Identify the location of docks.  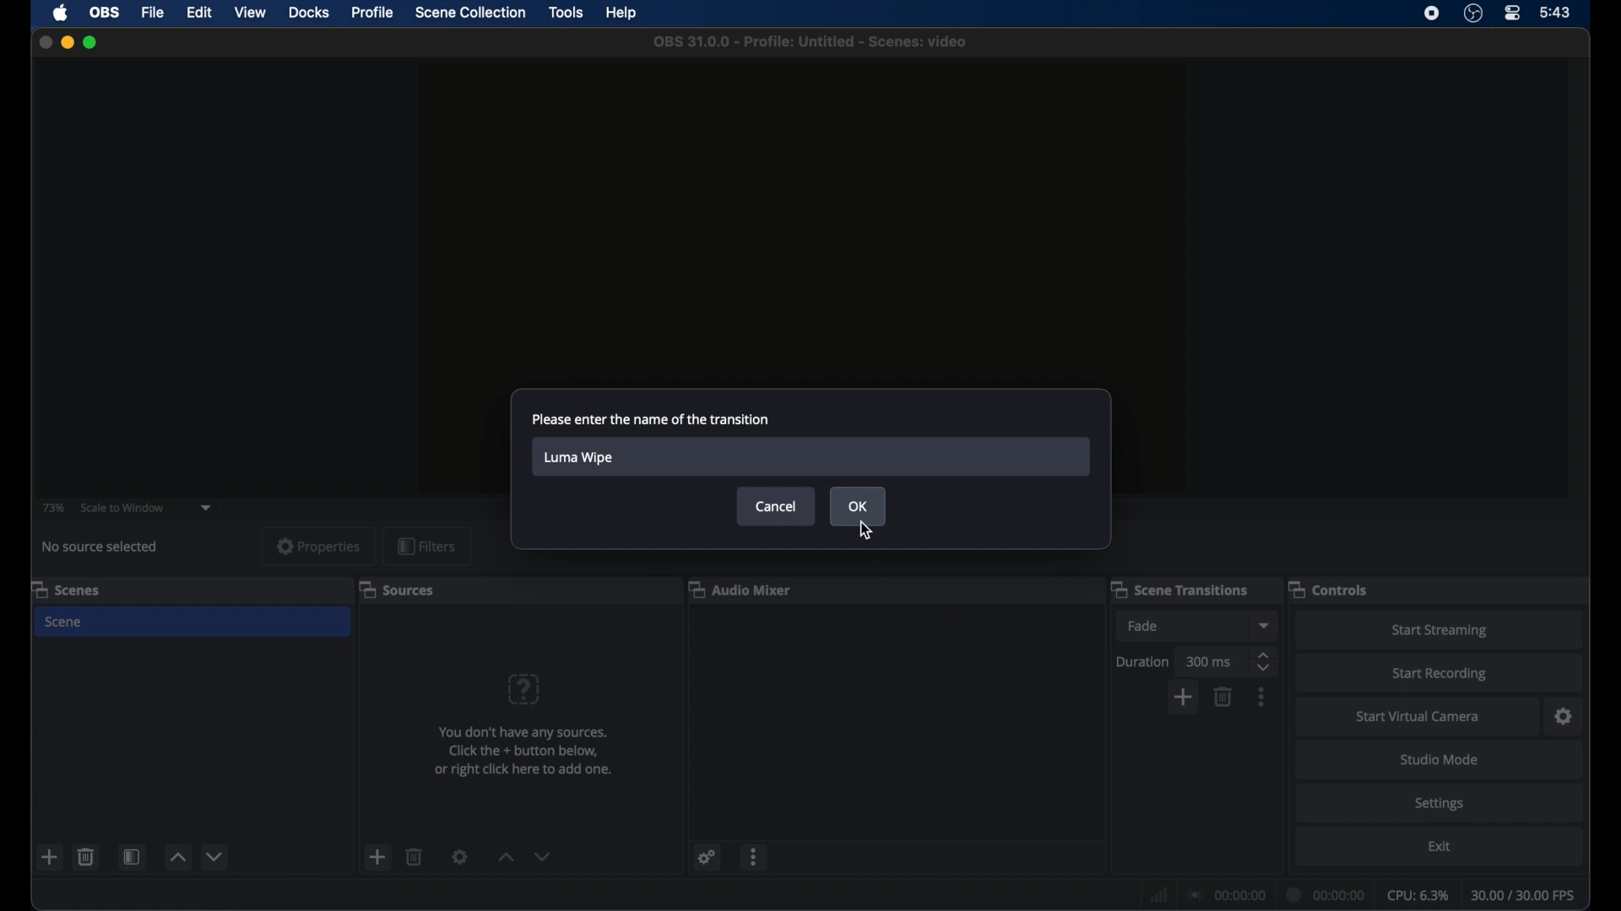
(309, 13).